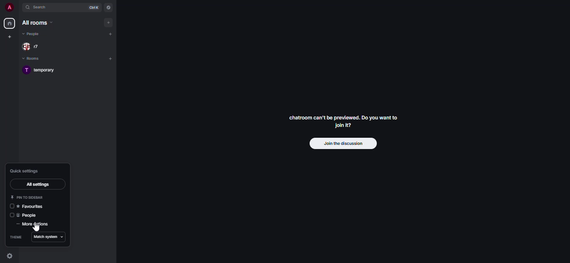 The image size is (570, 263). Describe the element at coordinates (343, 143) in the screenshot. I see `join the discussion` at that location.